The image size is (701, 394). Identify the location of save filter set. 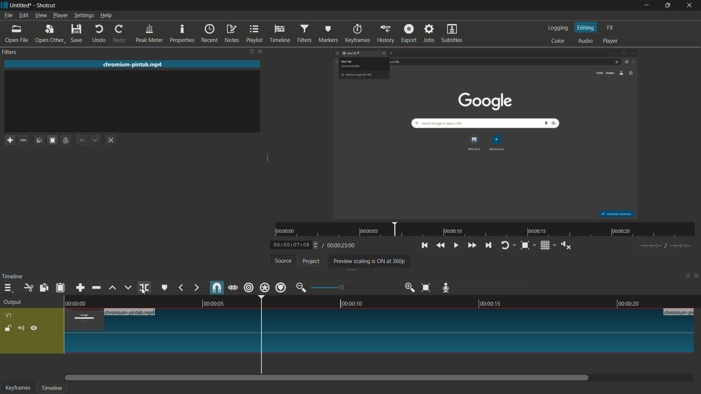
(65, 140).